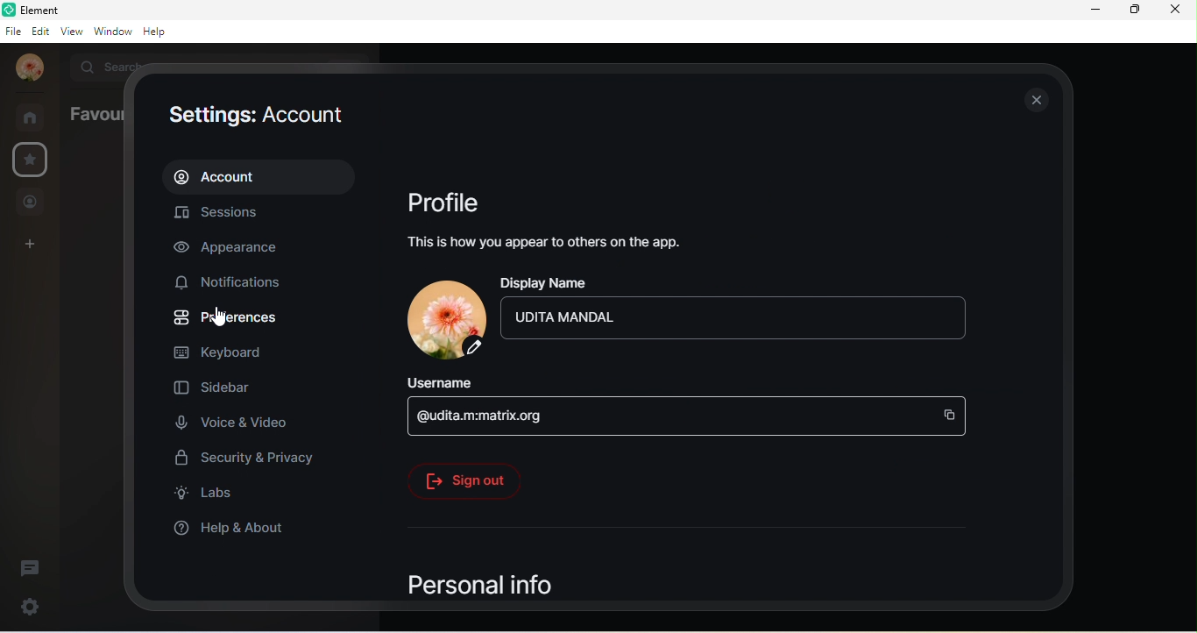 The image size is (1197, 633). Describe the element at coordinates (31, 117) in the screenshot. I see `rooms` at that location.